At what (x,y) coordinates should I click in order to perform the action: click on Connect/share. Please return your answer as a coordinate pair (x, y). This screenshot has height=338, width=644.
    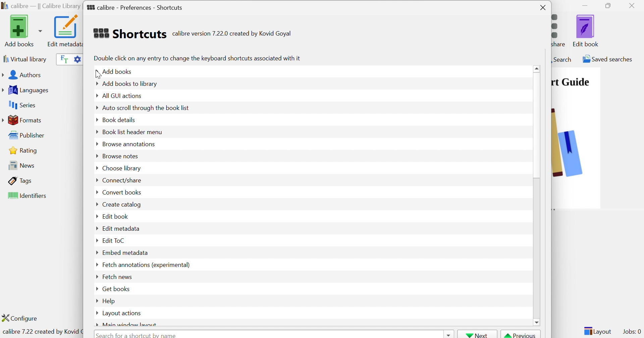
    Looking at the image, I should click on (122, 181).